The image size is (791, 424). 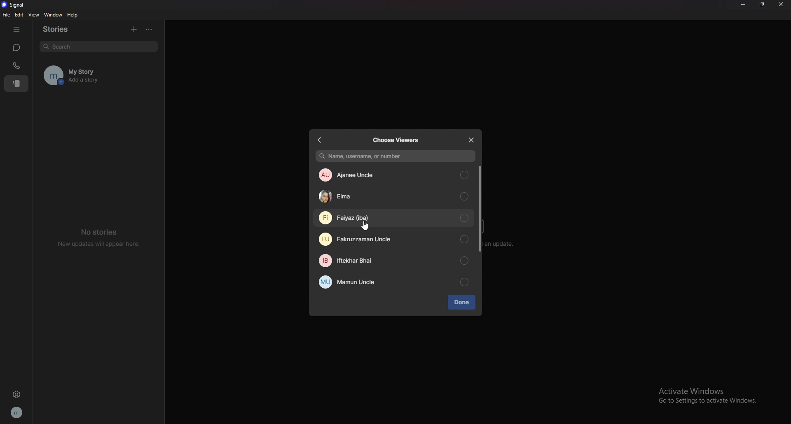 What do you see at coordinates (319, 141) in the screenshot?
I see `back` at bounding box center [319, 141].